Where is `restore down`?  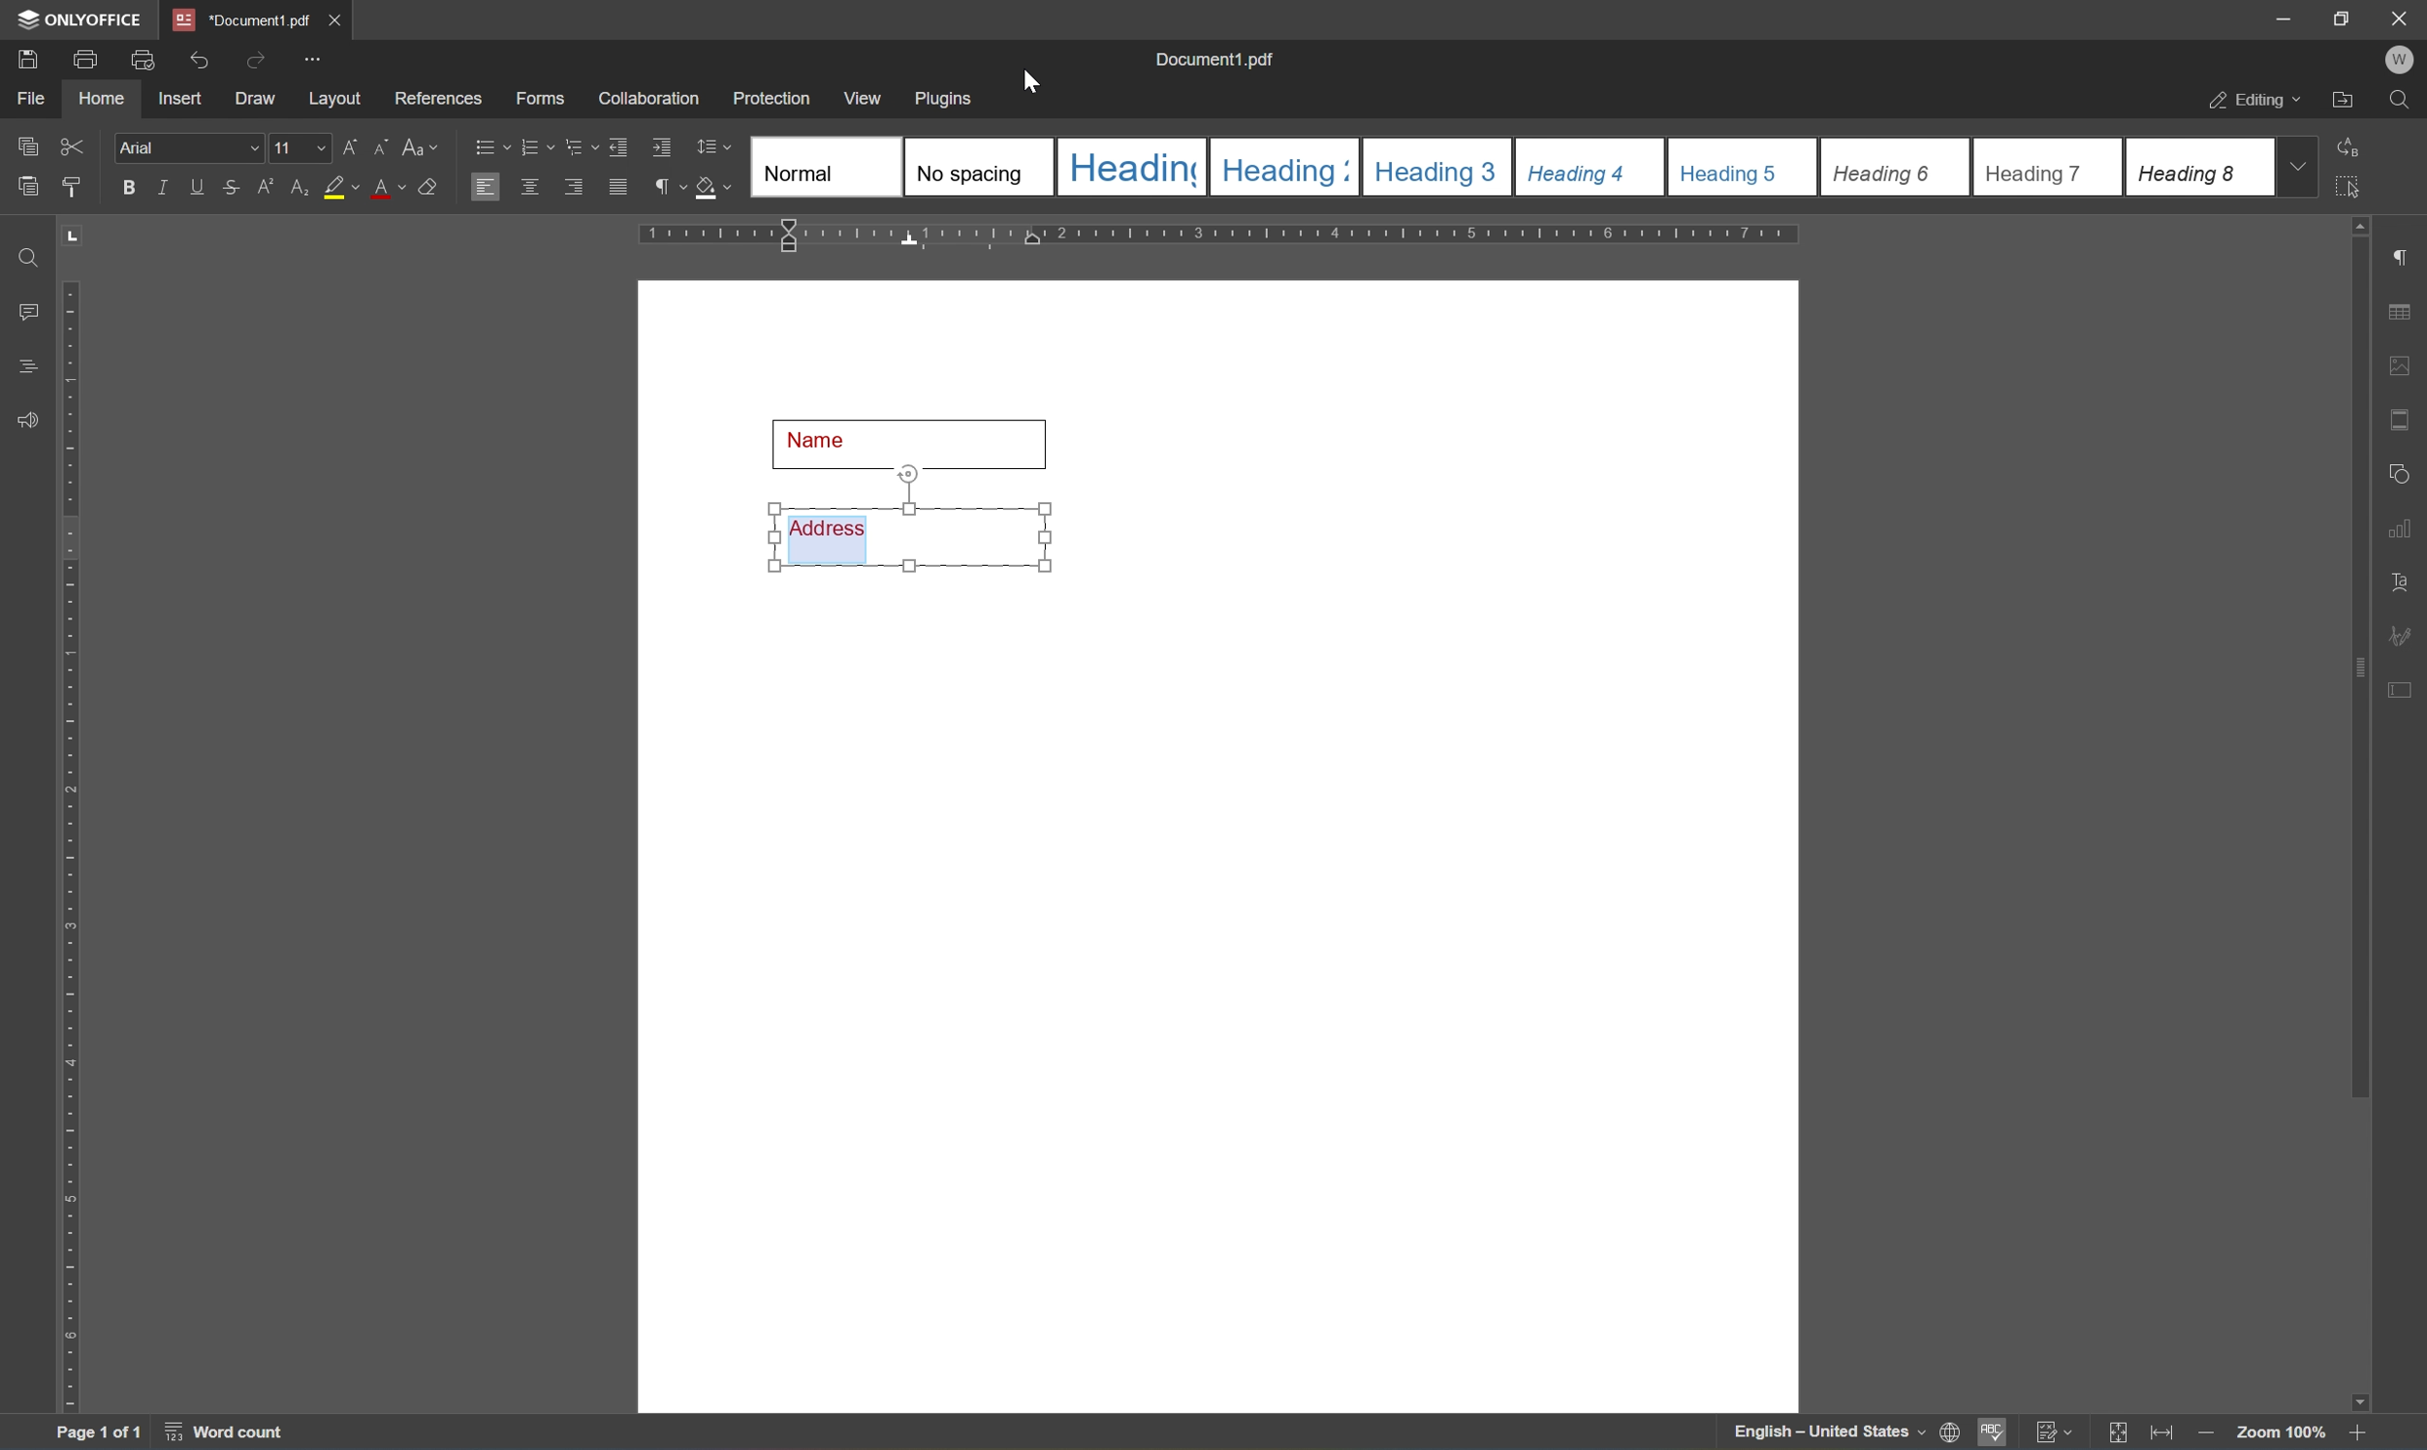 restore down is located at coordinates (2341, 19).